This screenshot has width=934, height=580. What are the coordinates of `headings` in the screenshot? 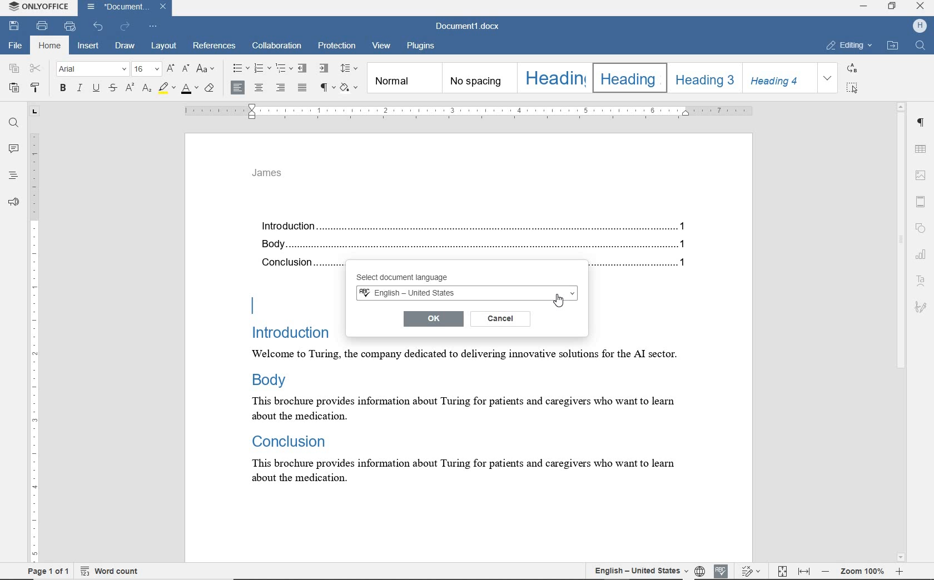 It's located at (13, 176).